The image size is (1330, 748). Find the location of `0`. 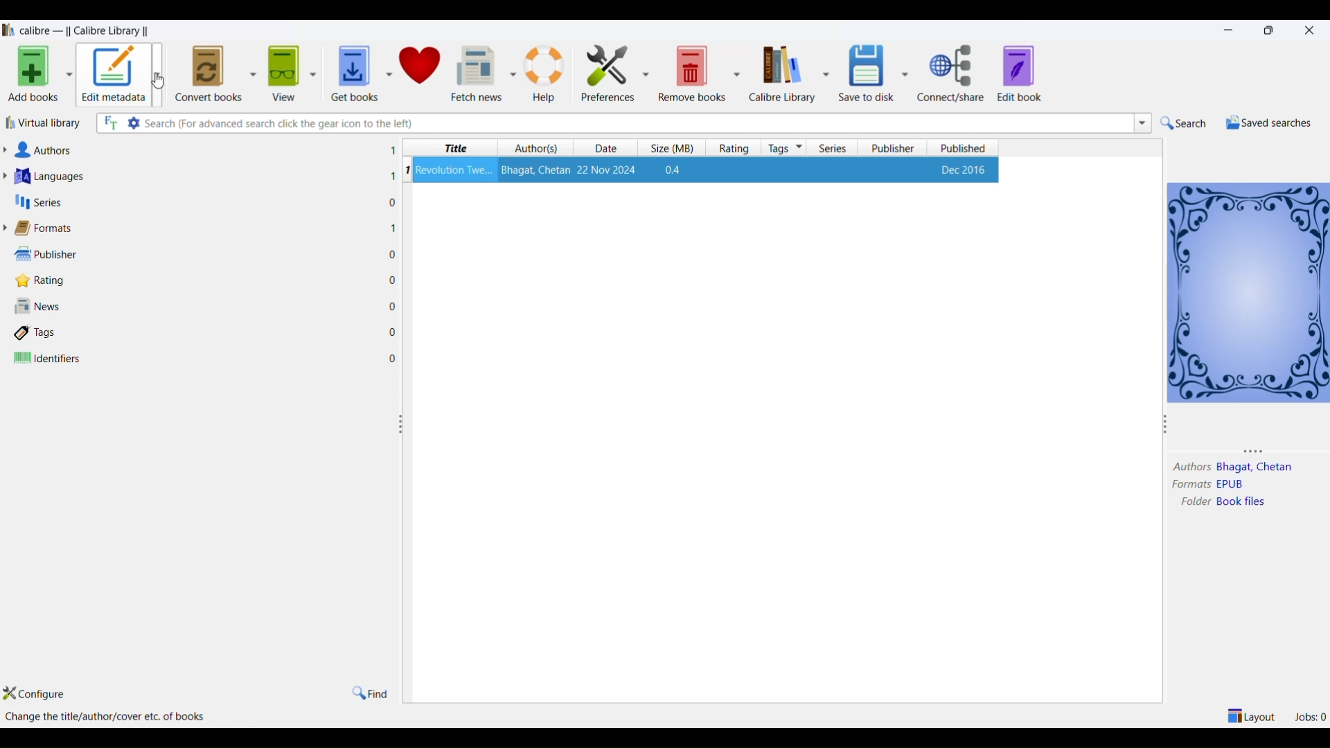

0 is located at coordinates (392, 305).